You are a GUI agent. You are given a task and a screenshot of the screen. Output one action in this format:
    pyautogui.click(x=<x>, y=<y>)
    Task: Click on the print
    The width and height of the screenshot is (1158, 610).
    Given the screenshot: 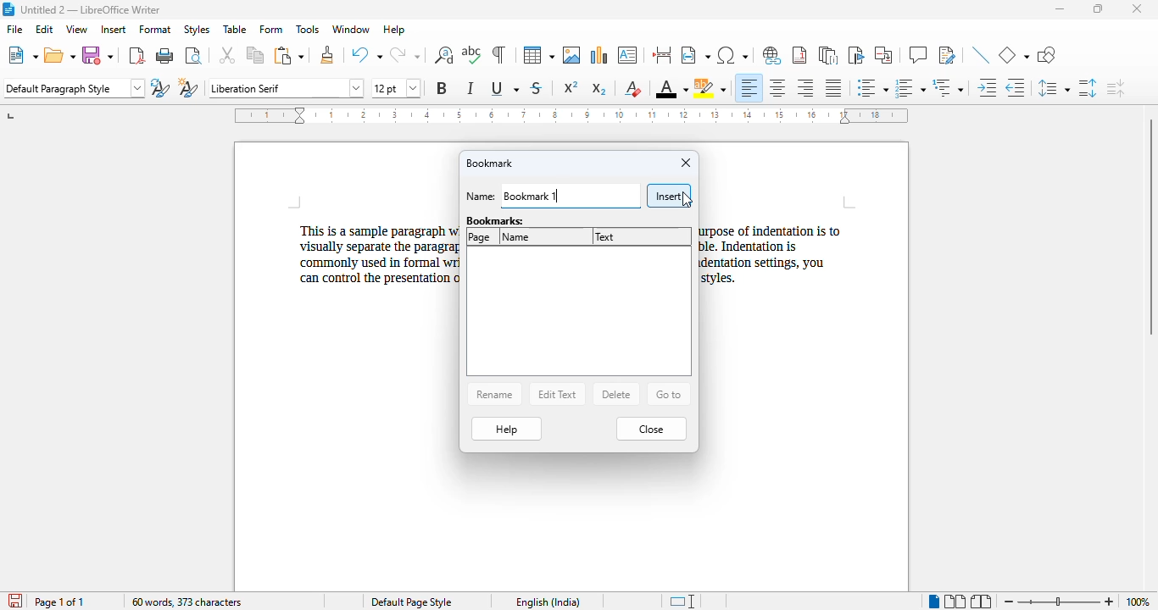 What is the action you would take?
    pyautogui.click(x=165, y=55)
    